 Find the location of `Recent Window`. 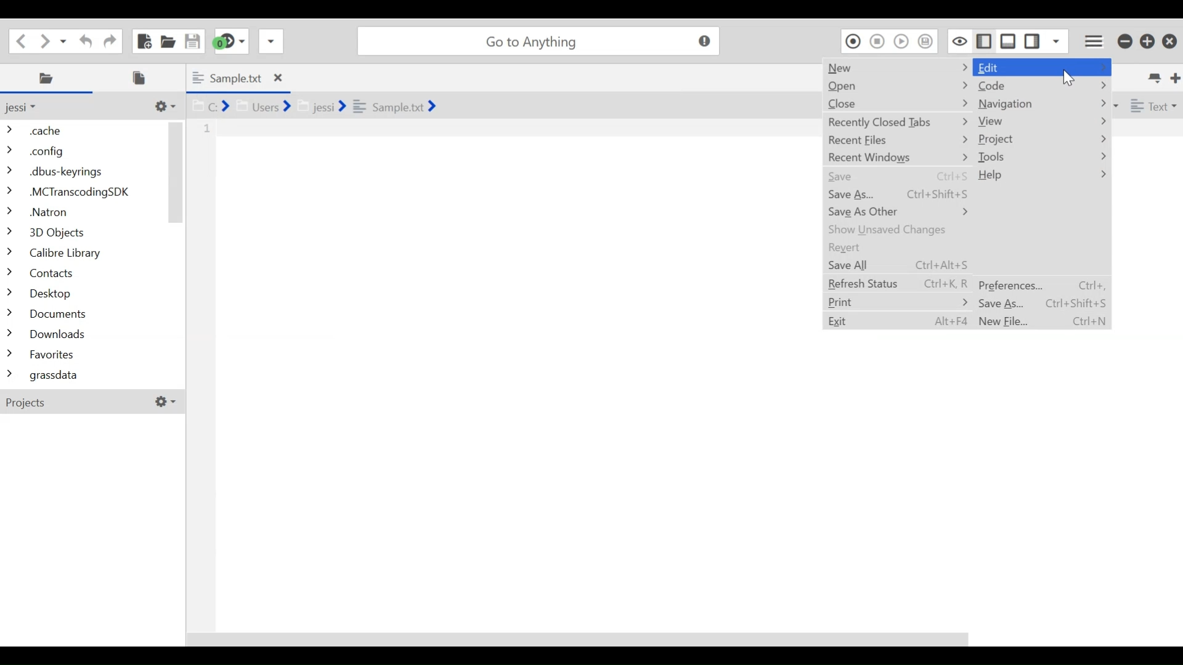

Recent Window is located at coordinates (896, 157).